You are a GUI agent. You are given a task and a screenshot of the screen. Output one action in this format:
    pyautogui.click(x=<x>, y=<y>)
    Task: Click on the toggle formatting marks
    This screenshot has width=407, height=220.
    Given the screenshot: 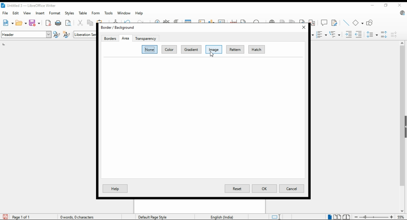 What is the action you would take?
    pyautogui.click(x=176, y=20)
    